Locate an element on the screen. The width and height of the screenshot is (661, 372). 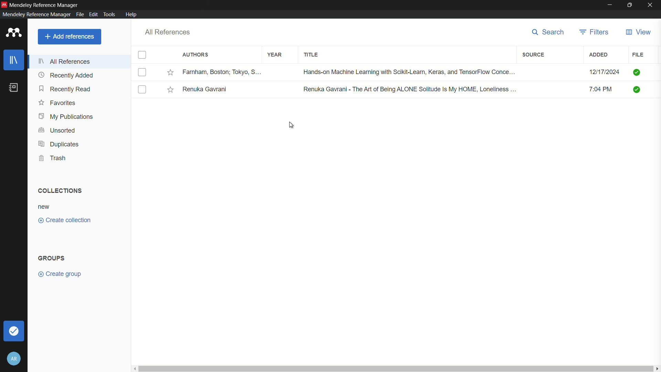
new is located at coordinates (44, 207).